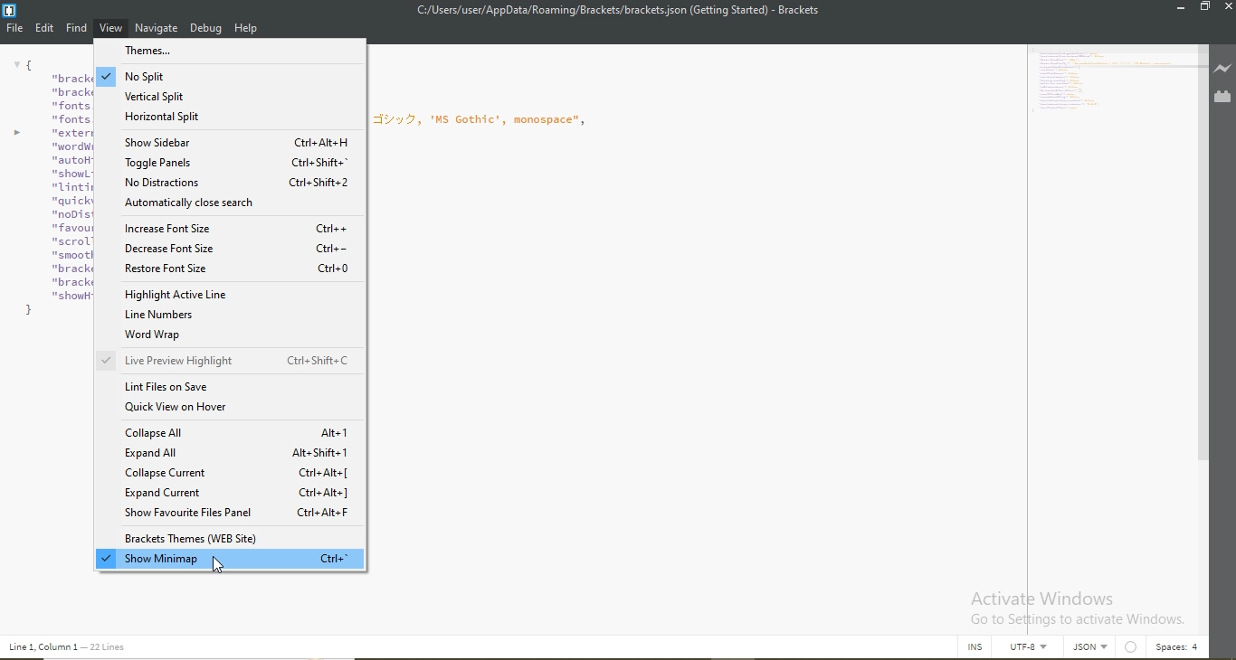 Image resolution: width=1236 pixels, height=660 pixels. What do you see at coordinates (242, 474) in the screenshot?
I see `collapse current` at bounding box center [242, 474].